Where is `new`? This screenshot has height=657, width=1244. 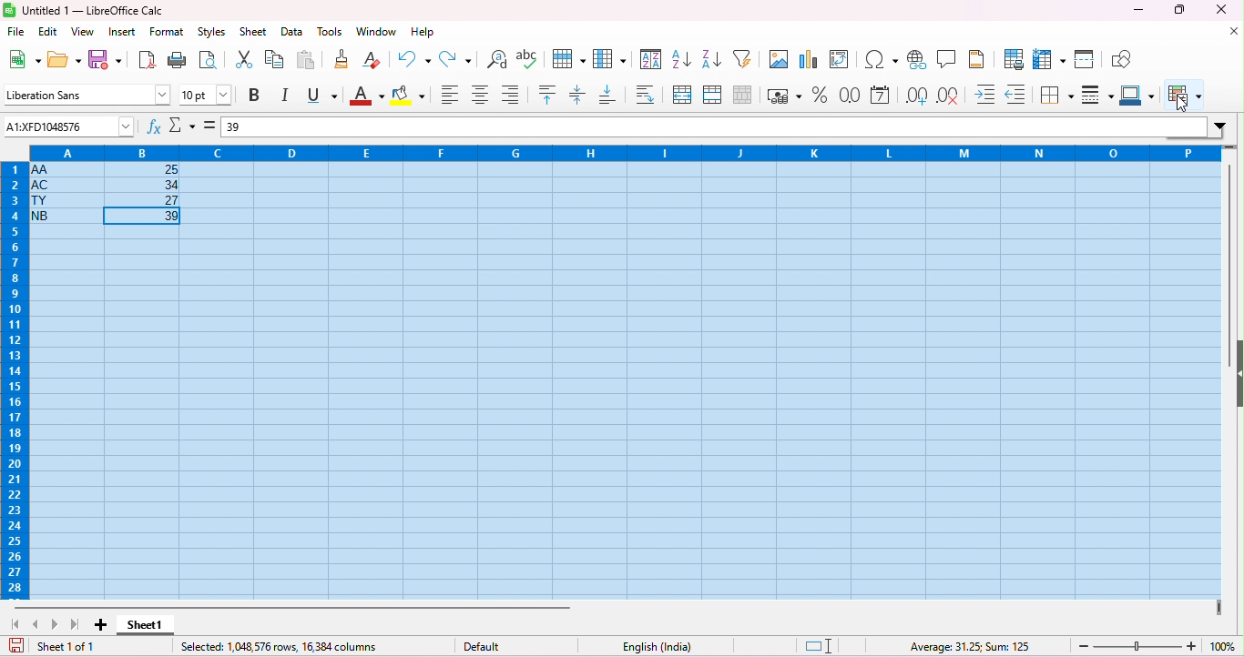 new is located at coordinates (24, 58).